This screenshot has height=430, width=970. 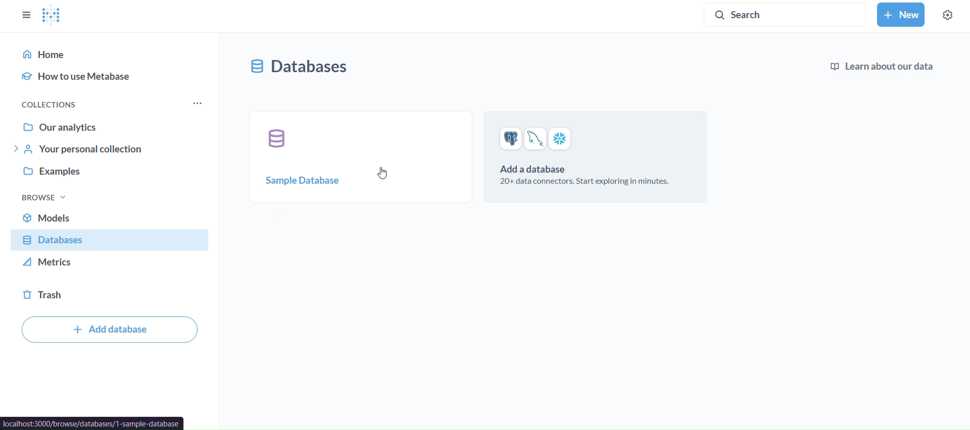 What do you see at coordinates (304, 67) in the screenshot?
I see `database` at bounding box center [304, 67].